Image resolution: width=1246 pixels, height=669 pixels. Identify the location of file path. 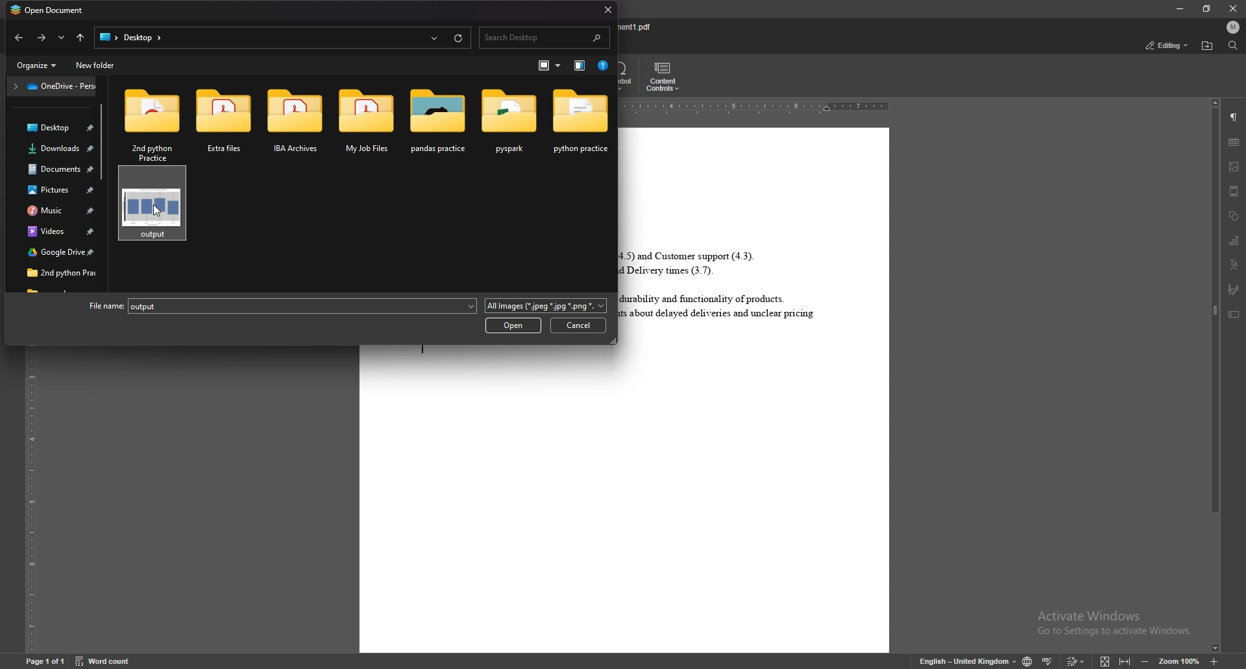
(281, 37).